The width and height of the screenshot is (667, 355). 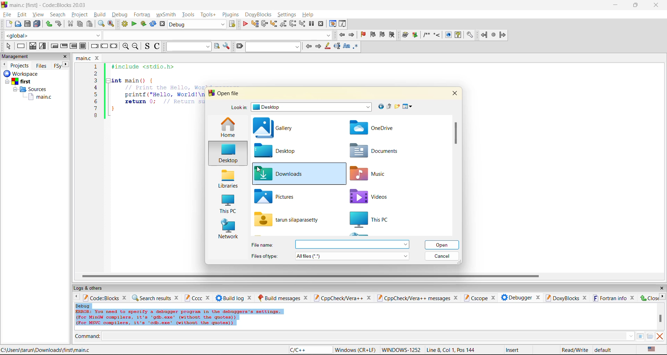 I want to click on build target, so click(x=197, y=24).